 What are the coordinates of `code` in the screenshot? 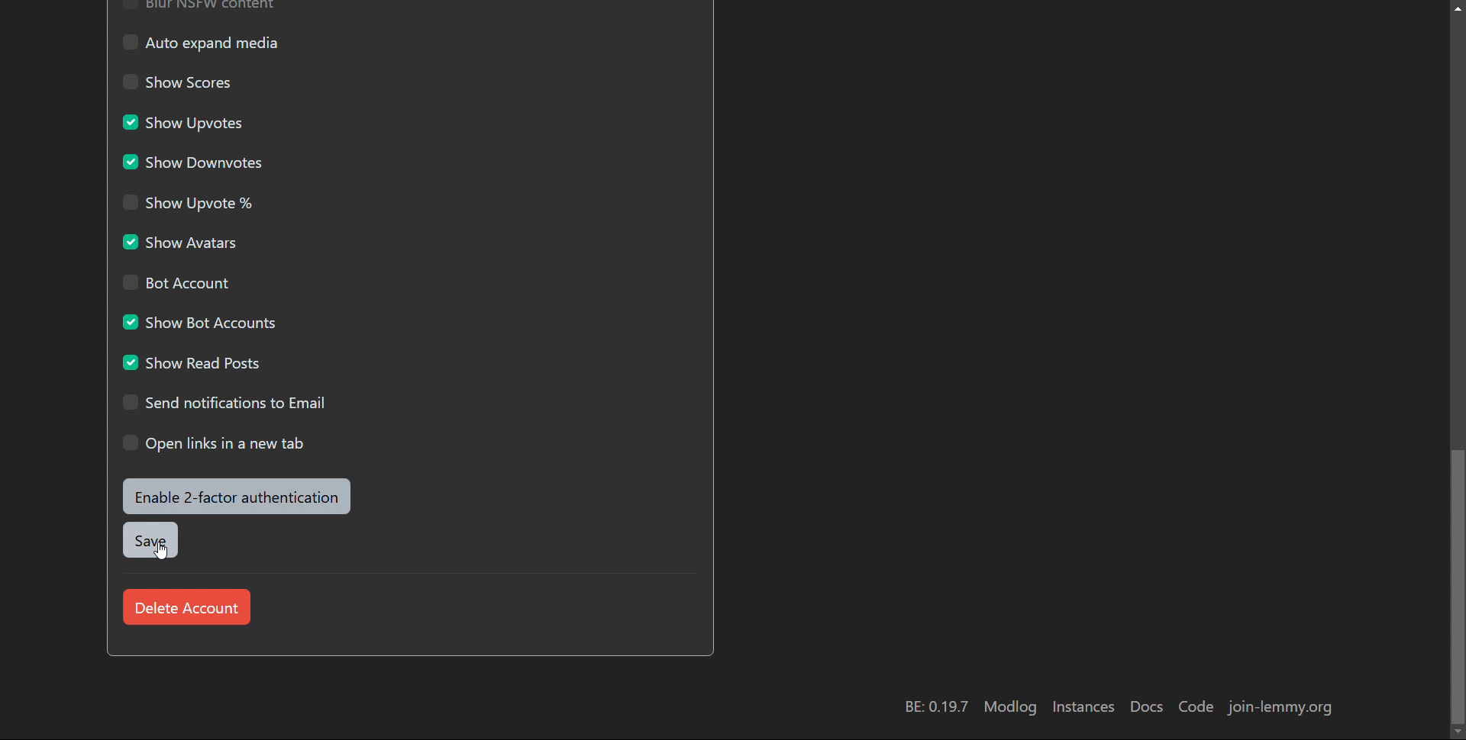 It's located at (1197, 706).